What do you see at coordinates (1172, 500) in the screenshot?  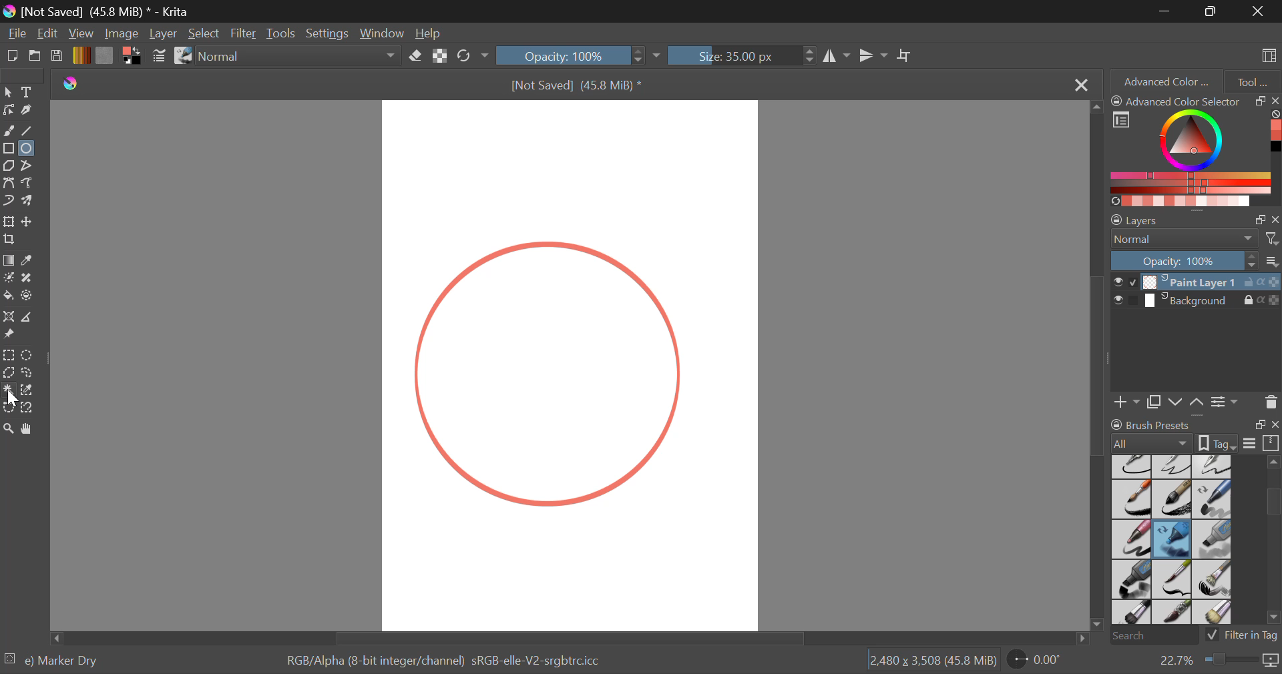 I see `Ink-8 Sumi-e` at bounding box center [1172, 500].